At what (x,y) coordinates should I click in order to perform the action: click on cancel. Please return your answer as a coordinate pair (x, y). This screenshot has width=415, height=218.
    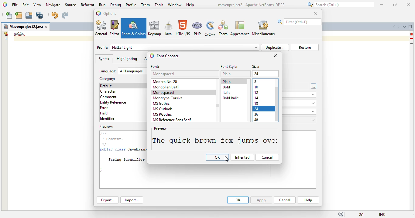
    Looking at the image, I should click on (285, 200).